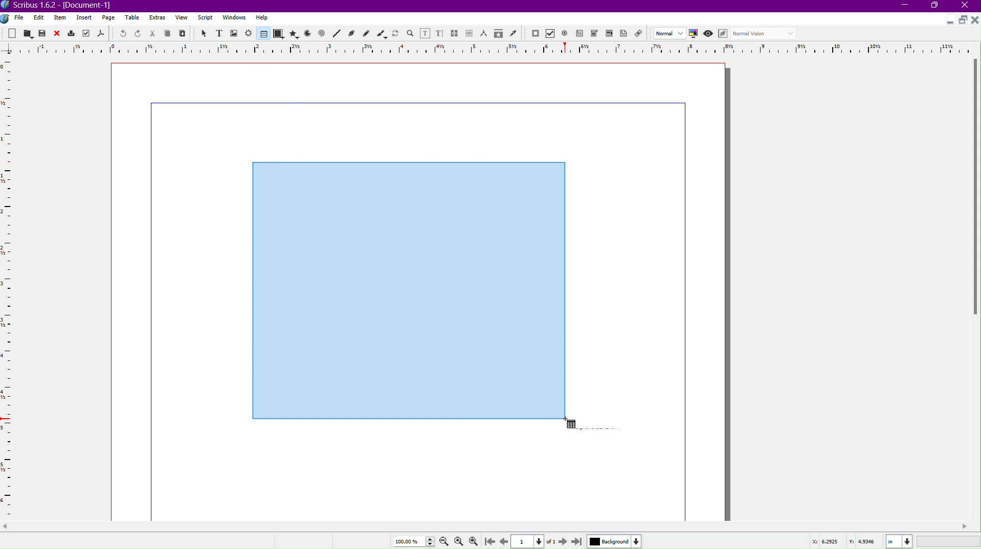 The height and width of the screenshot is (549, 981). I want to click on Select the visual appearance of the display, so click(766, 34).